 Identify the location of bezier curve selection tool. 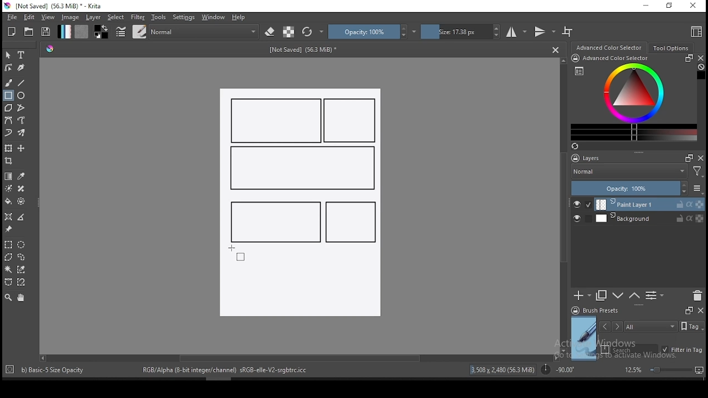
(8, 282).